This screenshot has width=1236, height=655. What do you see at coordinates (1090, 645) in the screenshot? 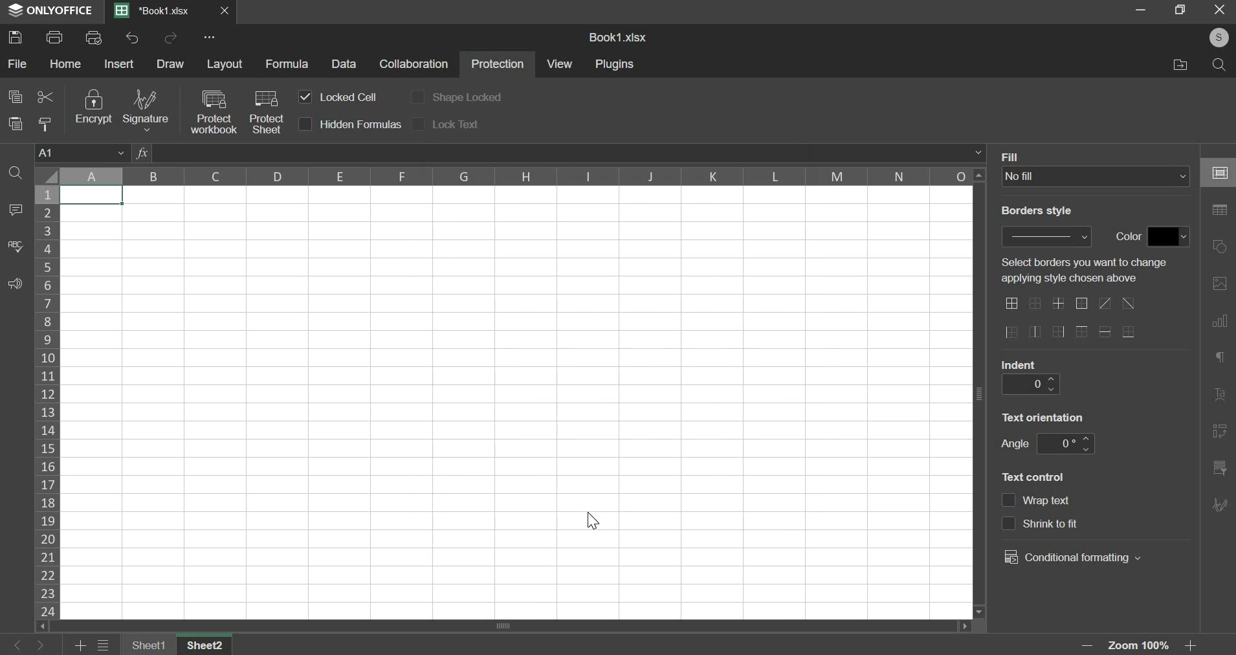
I see `zoom out` at bounding box center [1090, 645].